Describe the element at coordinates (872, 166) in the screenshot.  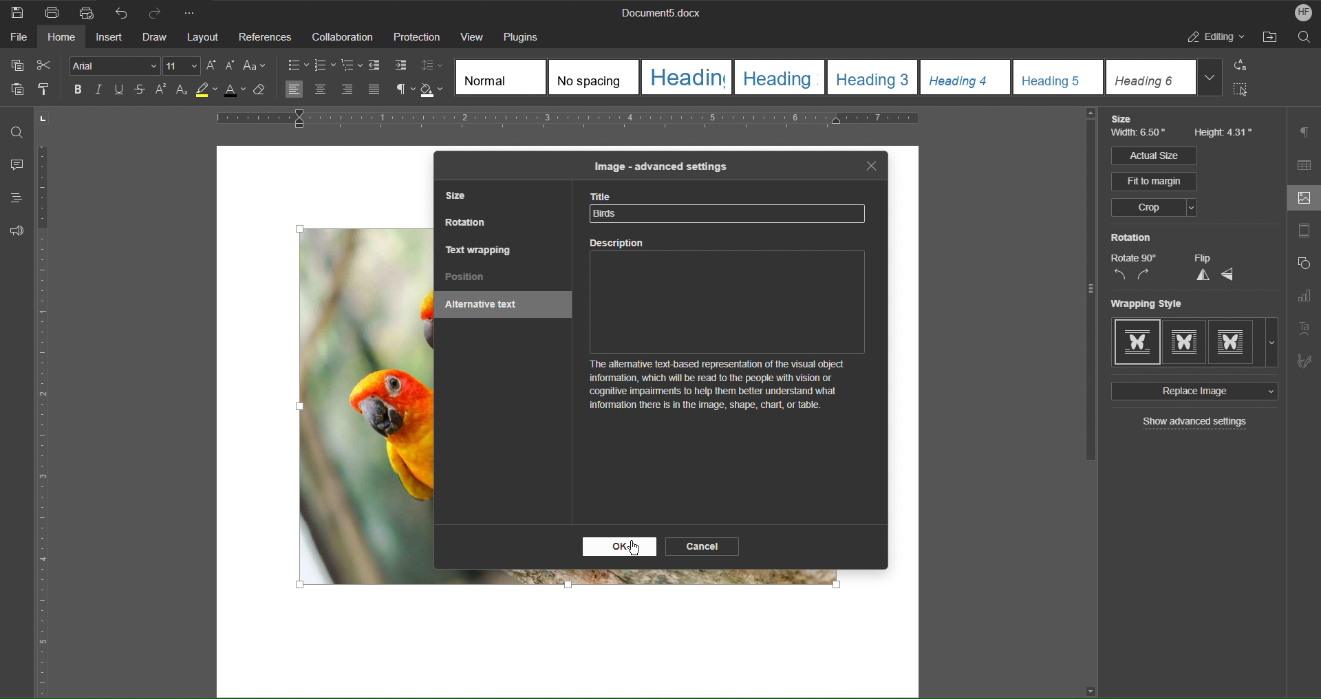
I see `Close` at that location.